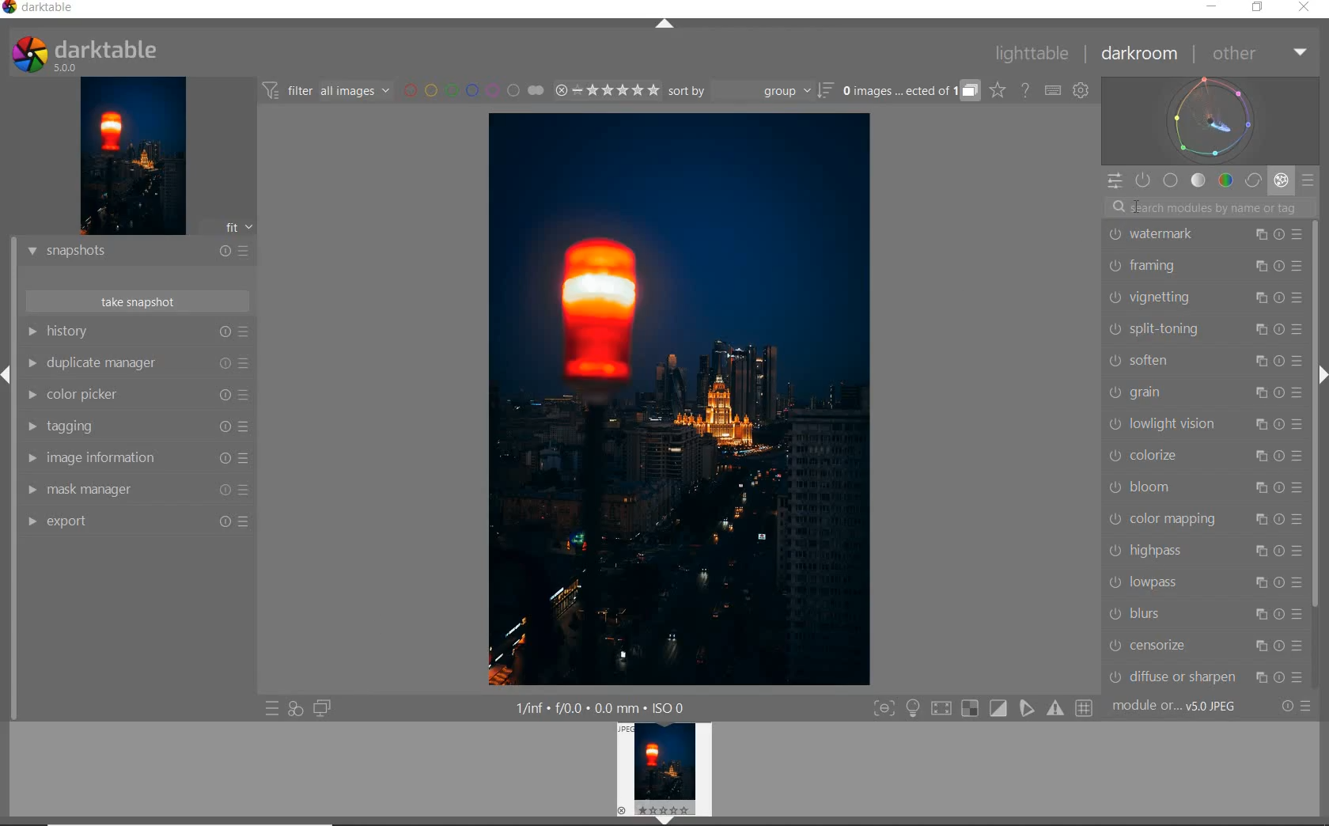  Describe the element at coordinates (227, 460) in the screenshot. I see `Reset` at that location.